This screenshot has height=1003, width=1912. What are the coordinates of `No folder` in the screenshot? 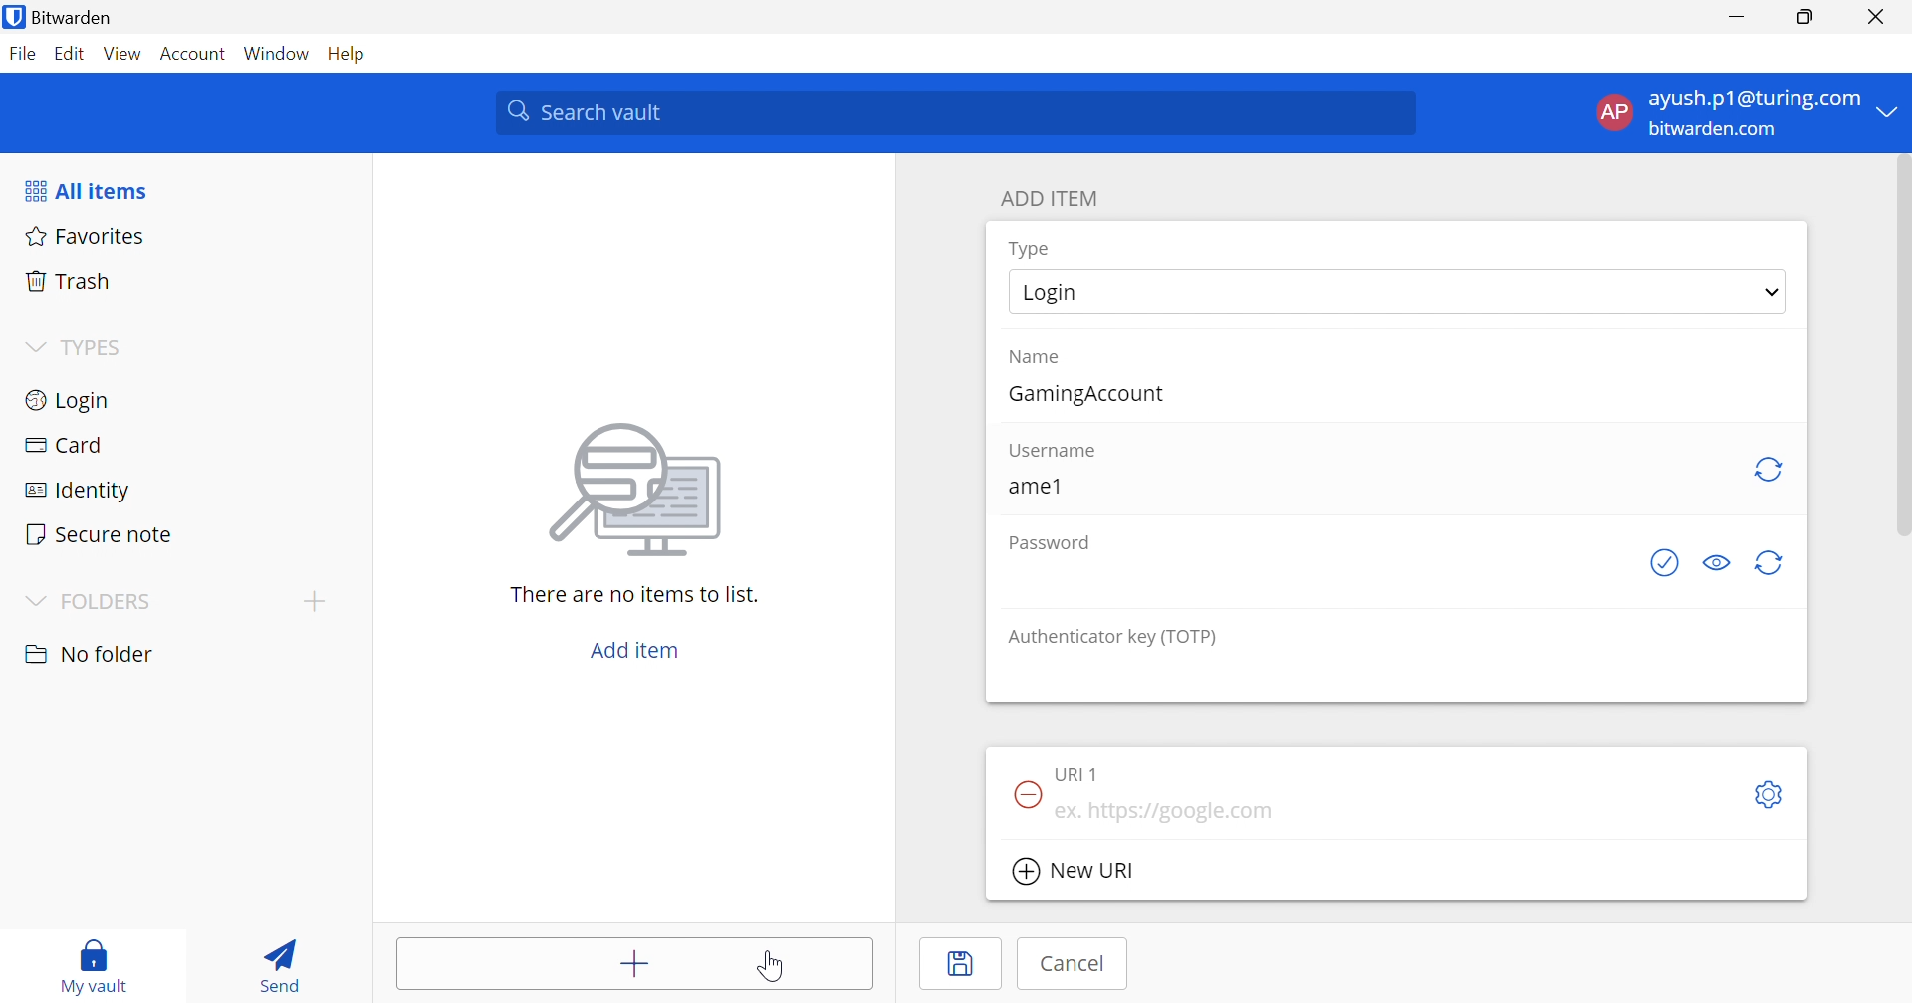 It's located at (93, 654).